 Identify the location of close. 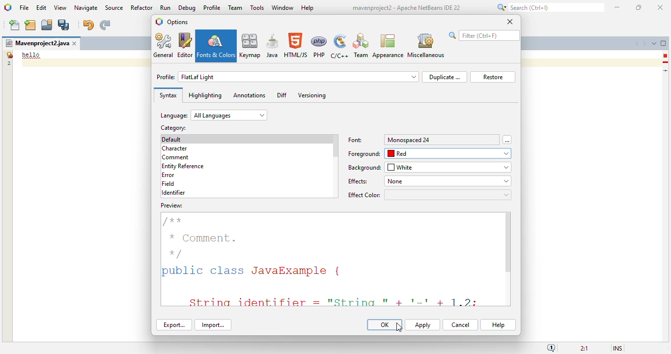
(510, 21).